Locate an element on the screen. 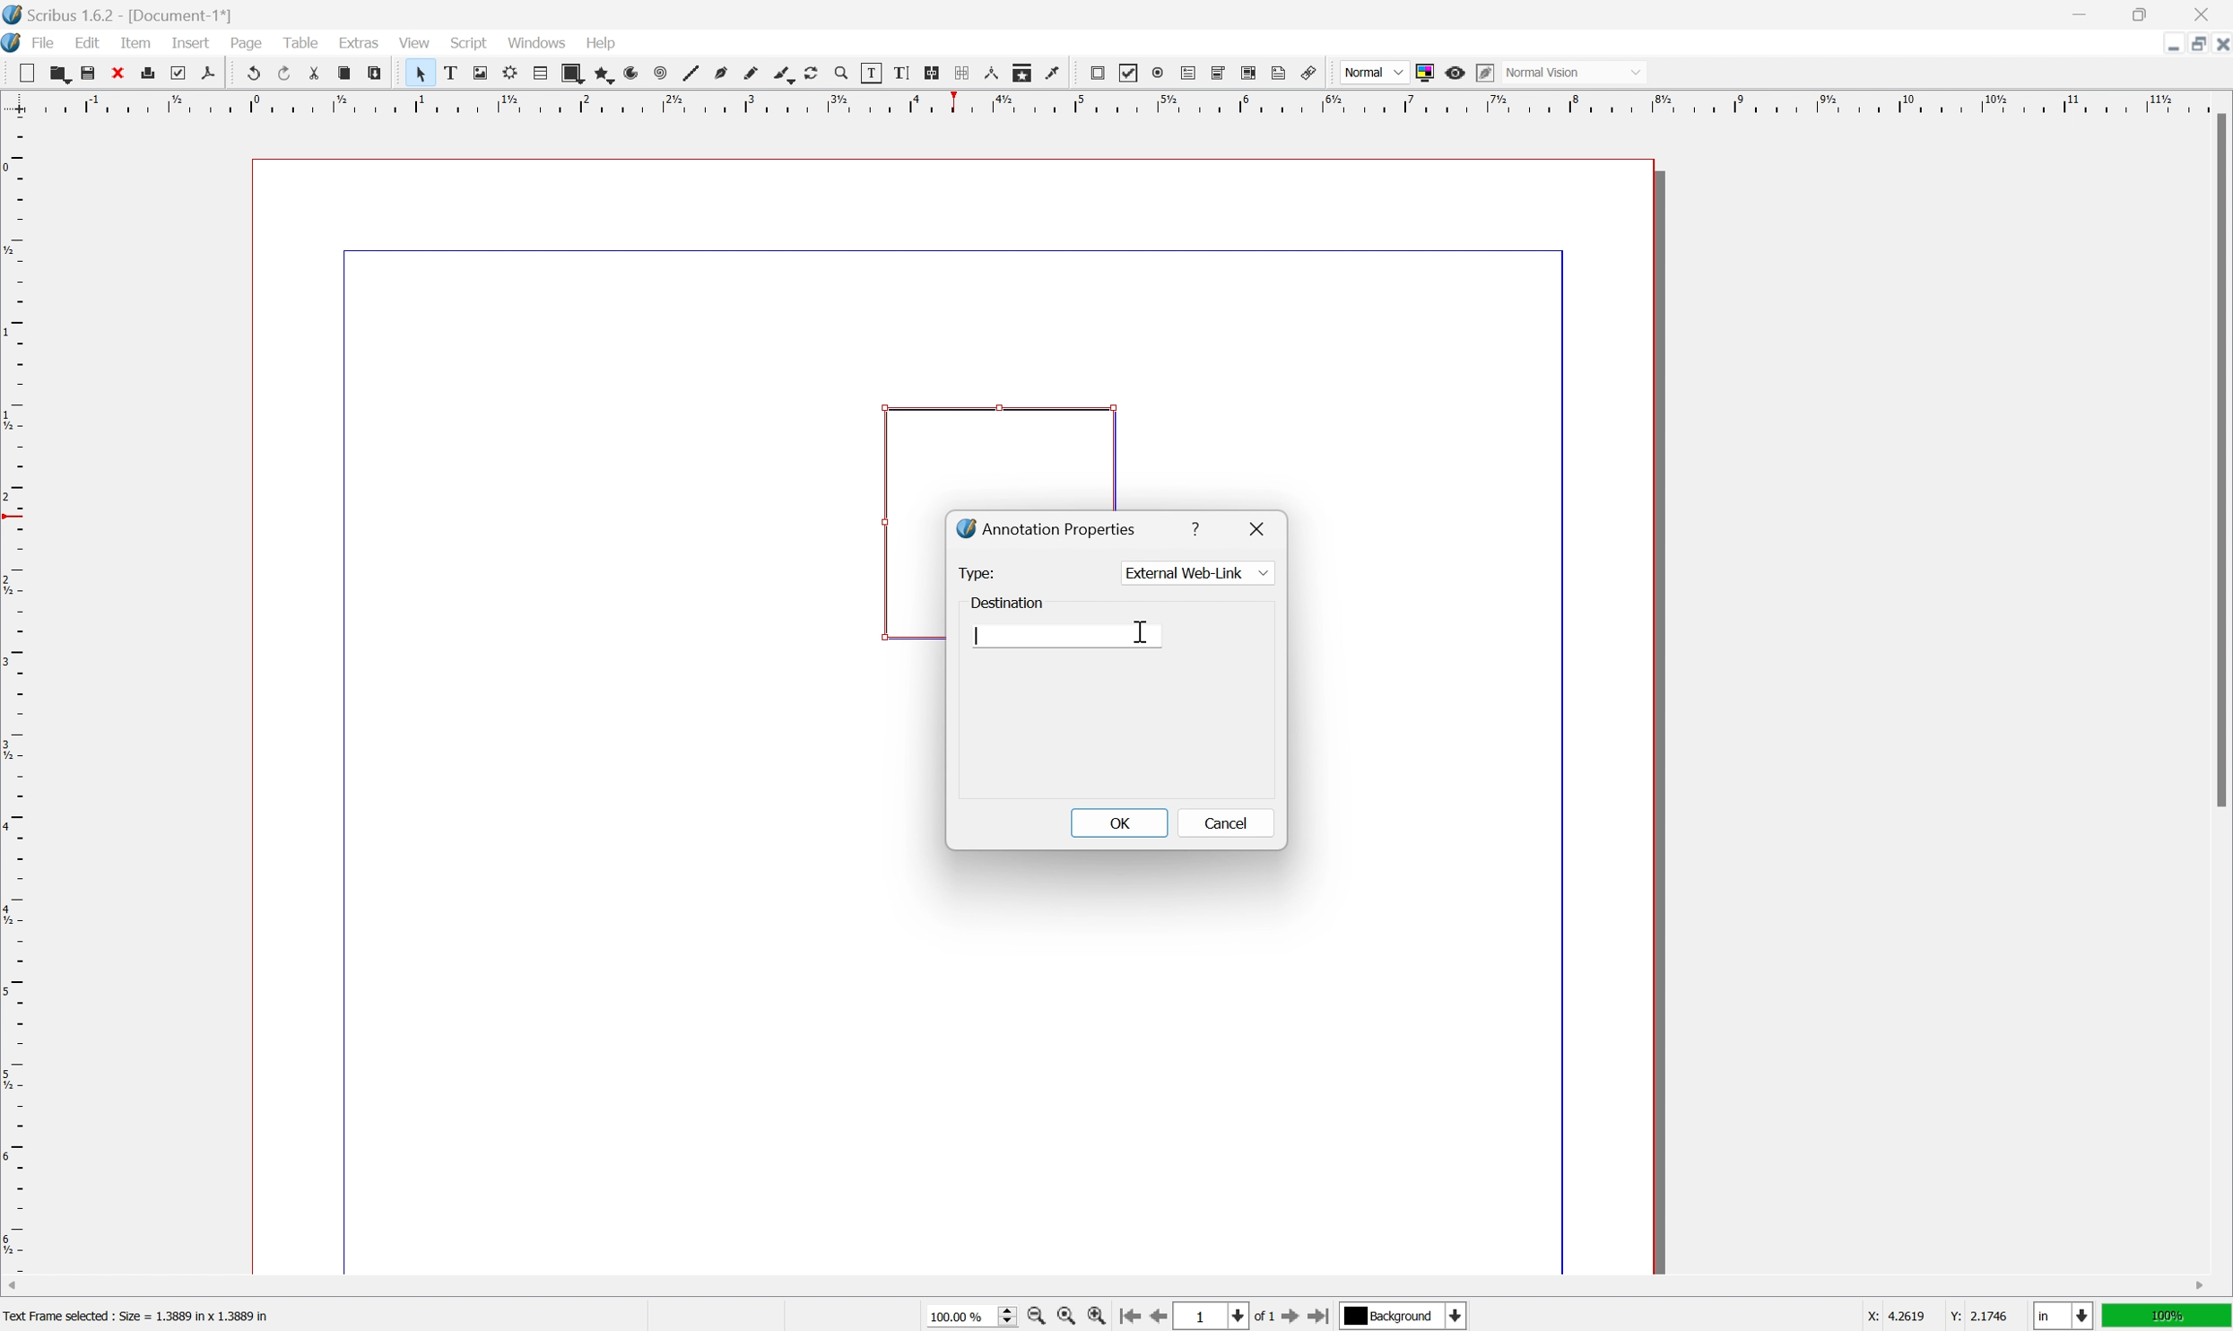 The image size is (2233, 1331). close is located at coordinates (117, 73).